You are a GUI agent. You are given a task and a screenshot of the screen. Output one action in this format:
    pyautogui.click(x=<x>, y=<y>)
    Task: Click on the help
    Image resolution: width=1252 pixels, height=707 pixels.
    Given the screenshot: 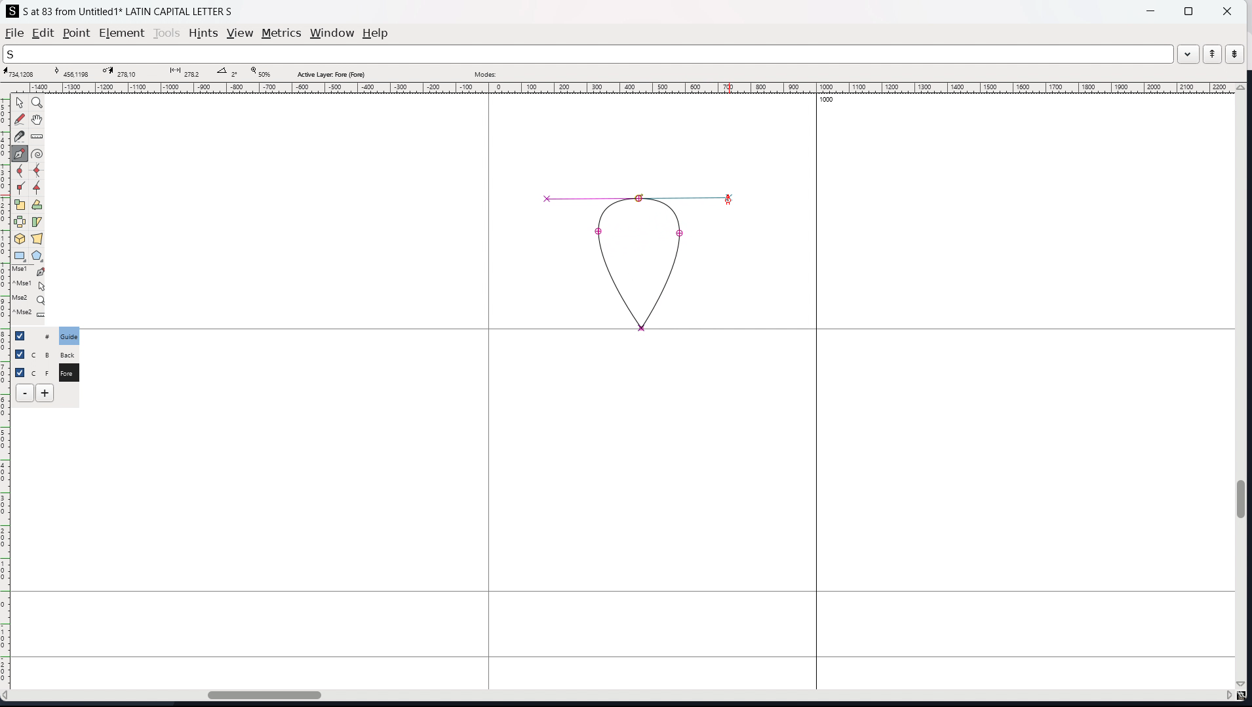 What is the action you would take?
    pyautogui.click(x=376, y=33)
    